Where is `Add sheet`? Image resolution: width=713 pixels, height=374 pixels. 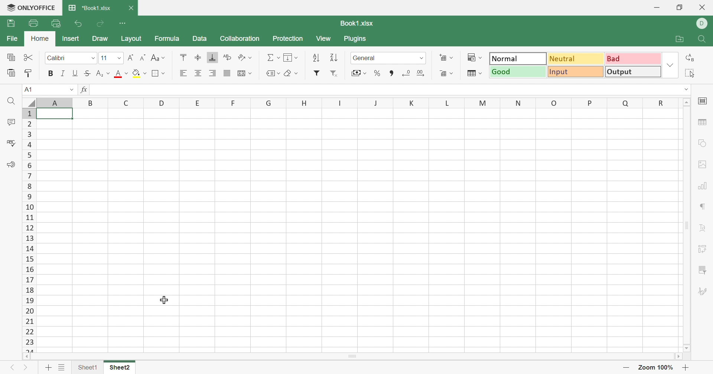
Add sheet is located at coordinates (46, 366).